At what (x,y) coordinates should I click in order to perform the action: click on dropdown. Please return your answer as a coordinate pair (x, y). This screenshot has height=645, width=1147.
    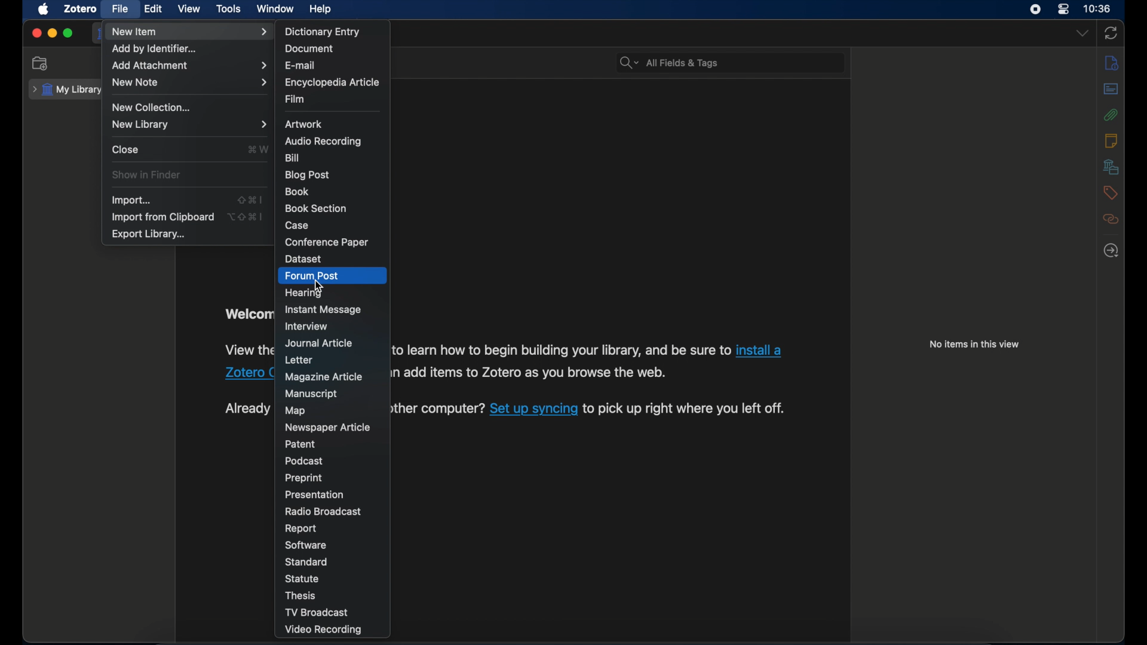
    Looking at the image, I should click on (1081, 33).